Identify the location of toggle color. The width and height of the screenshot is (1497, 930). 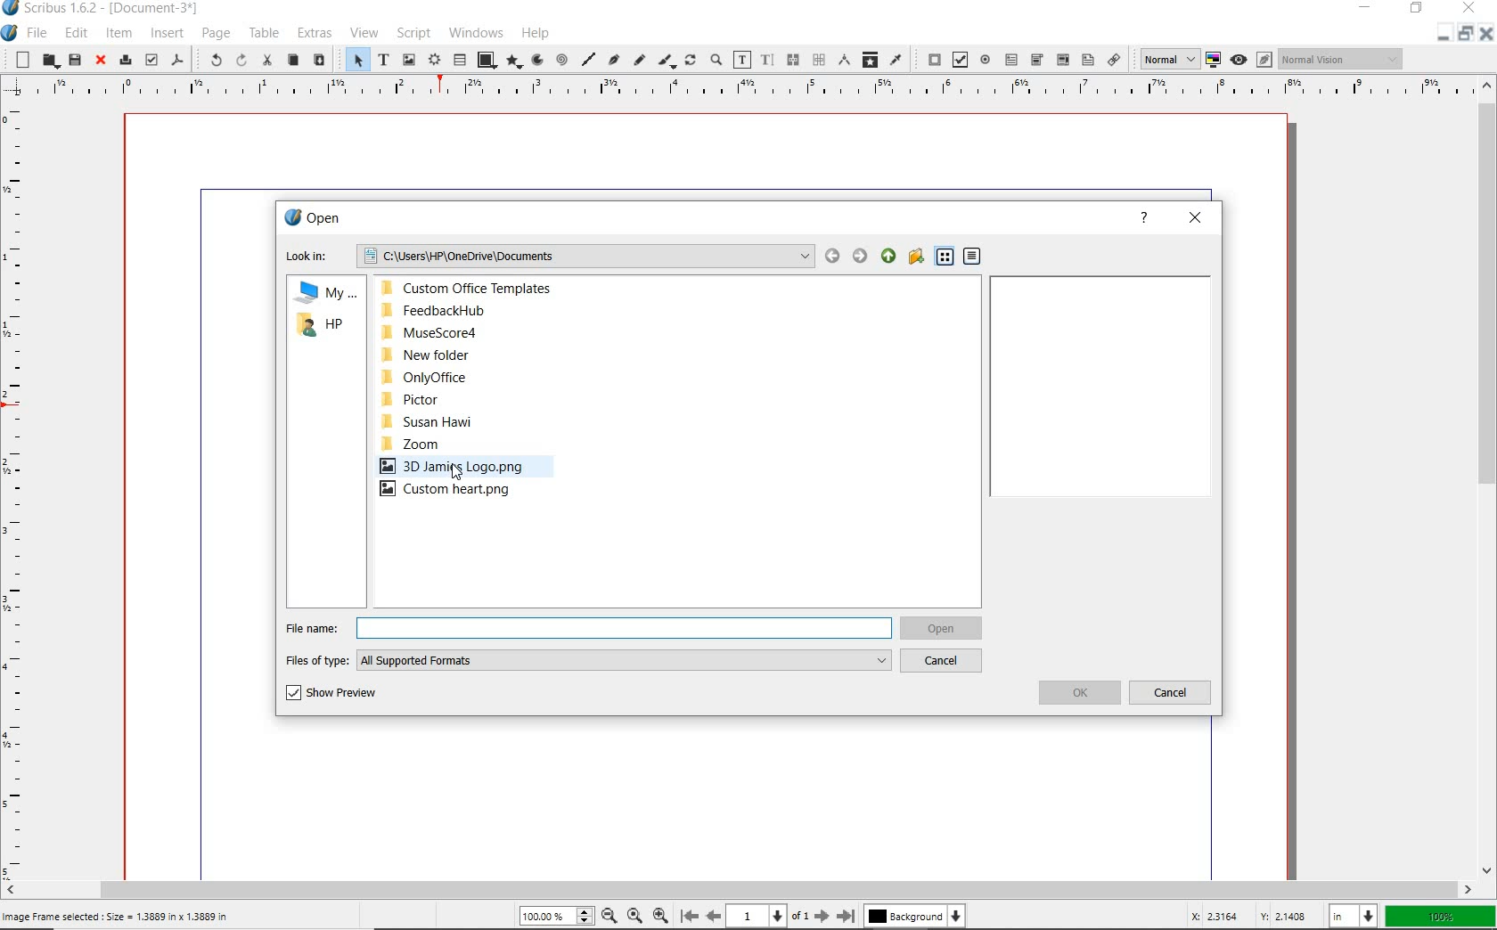
(1213, 58).